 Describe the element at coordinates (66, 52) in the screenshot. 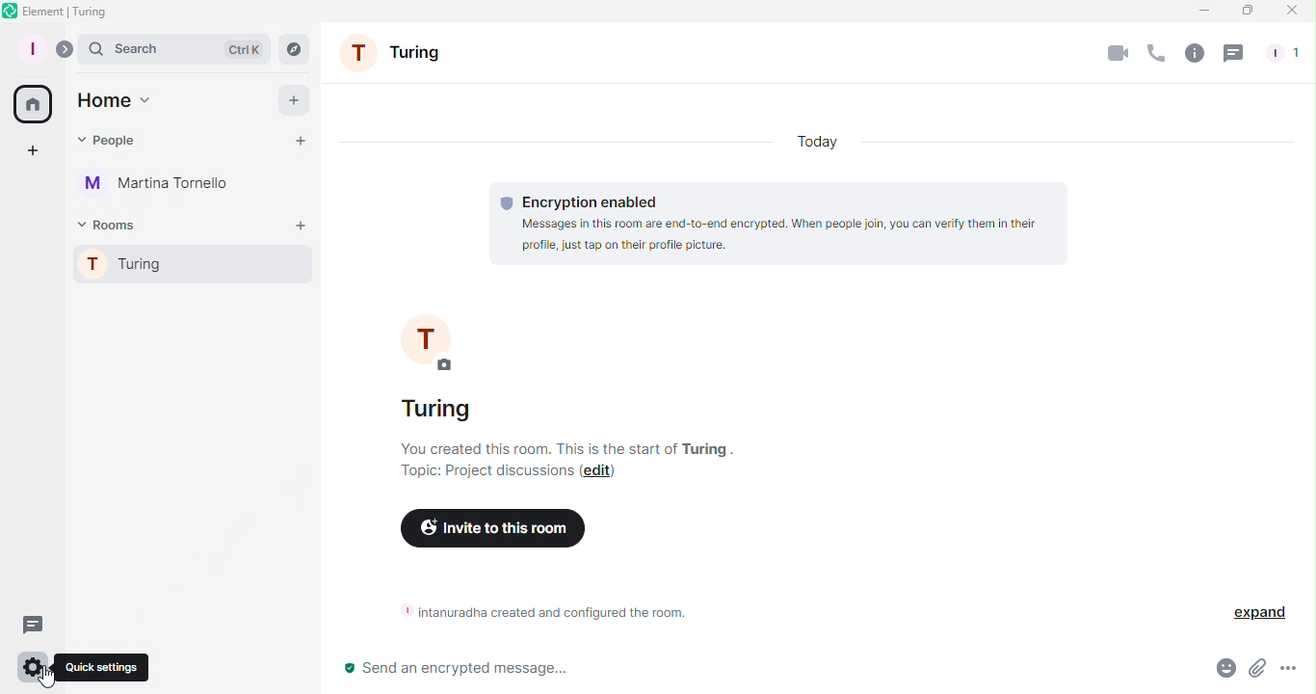

I see `Expand` at that location.